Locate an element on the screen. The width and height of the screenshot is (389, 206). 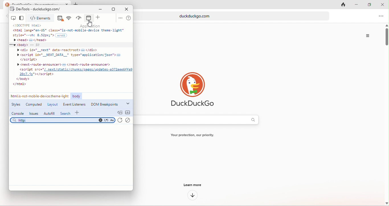
option is located at coordinates (366, 35).